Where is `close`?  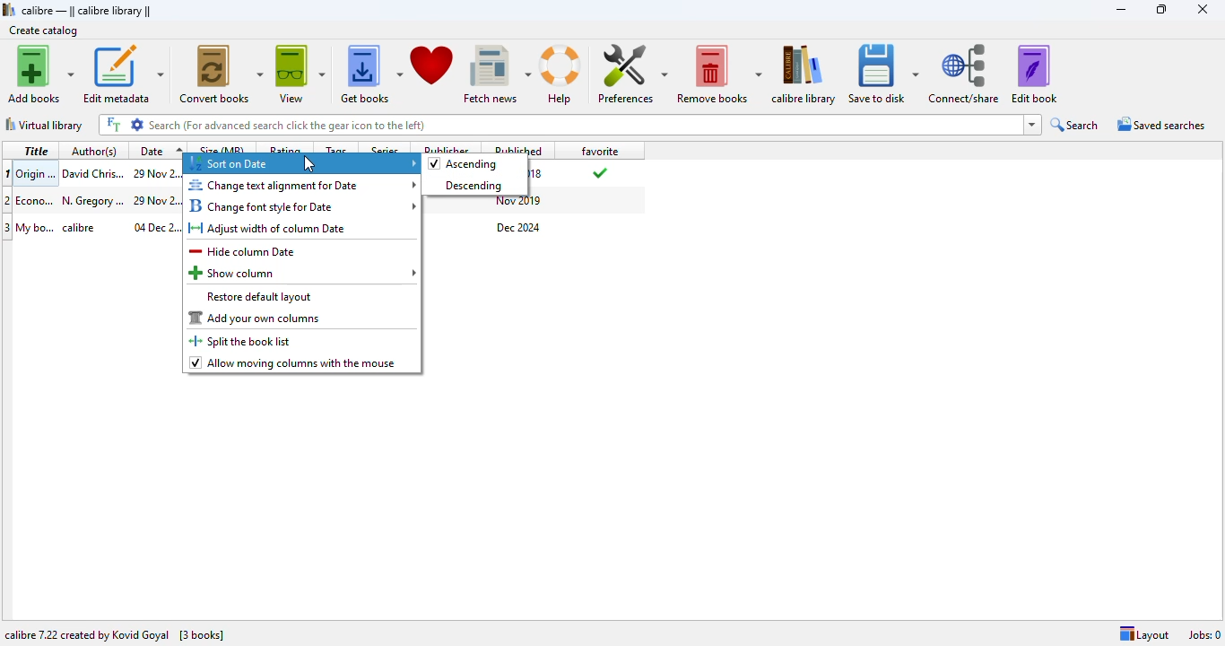 close is located at coordinates (1202, 9).